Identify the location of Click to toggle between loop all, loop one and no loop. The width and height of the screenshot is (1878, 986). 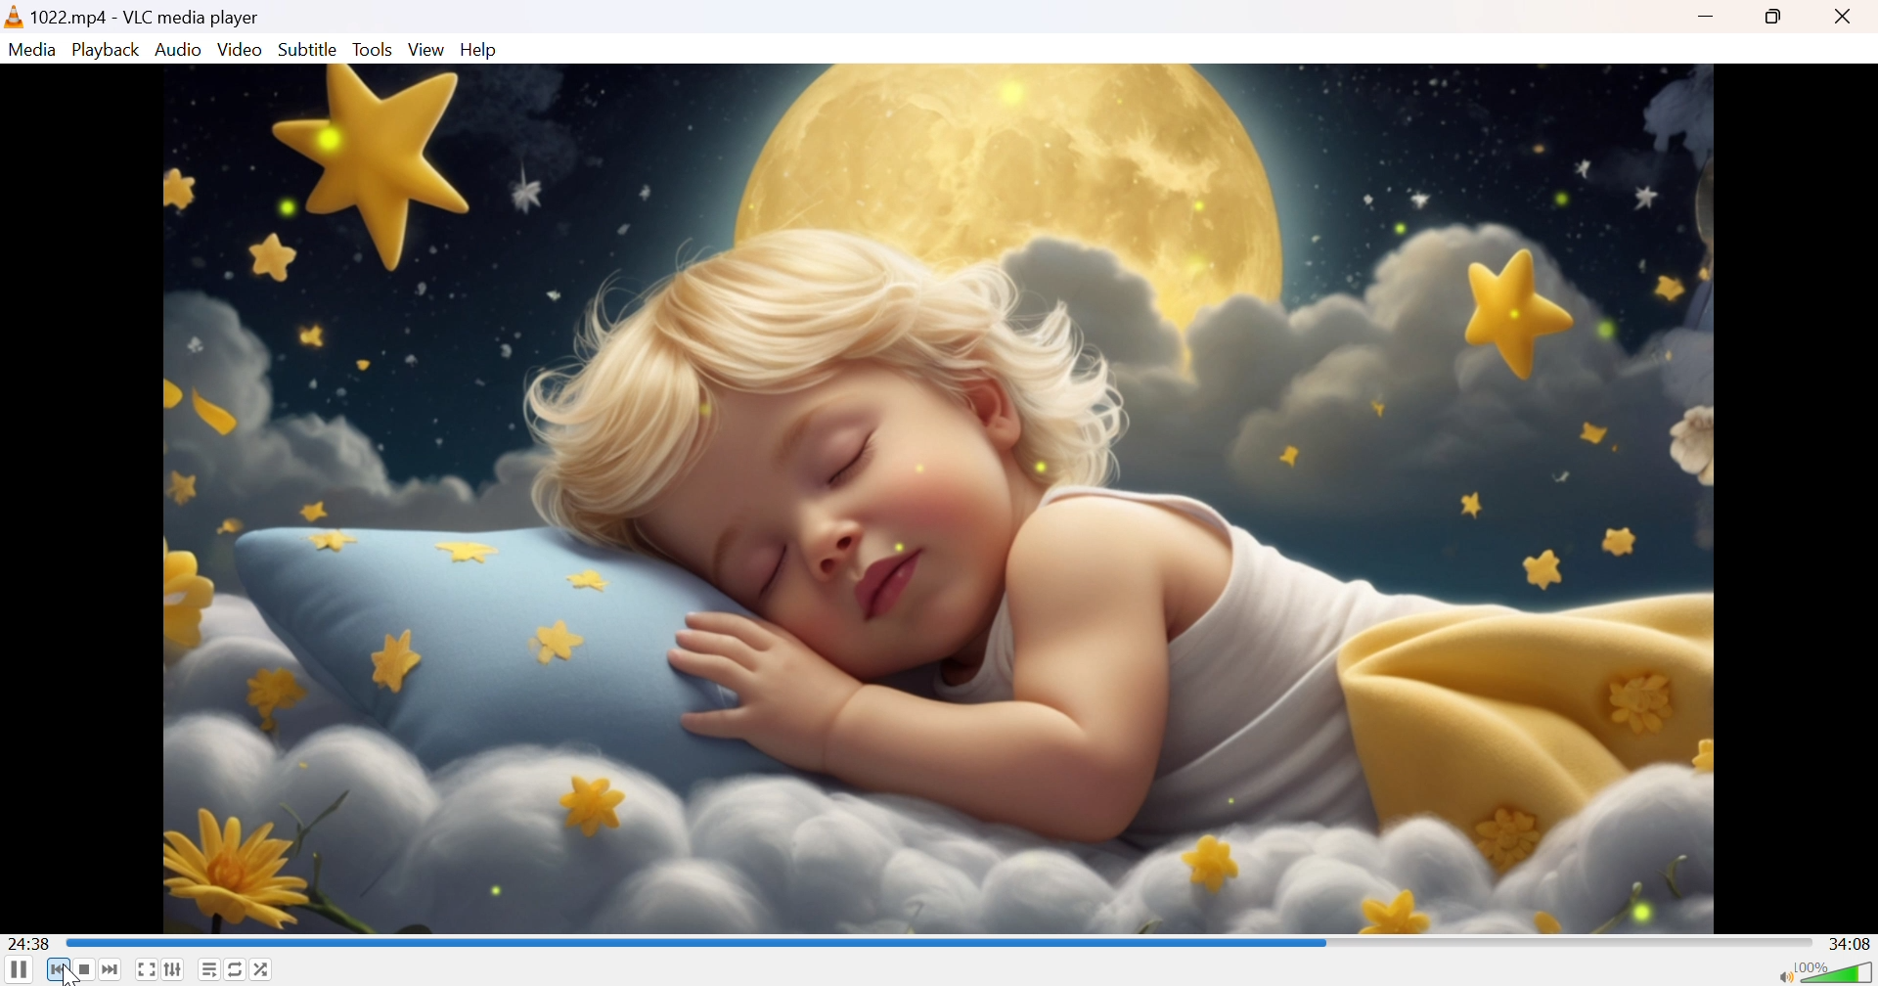
(234, 967).